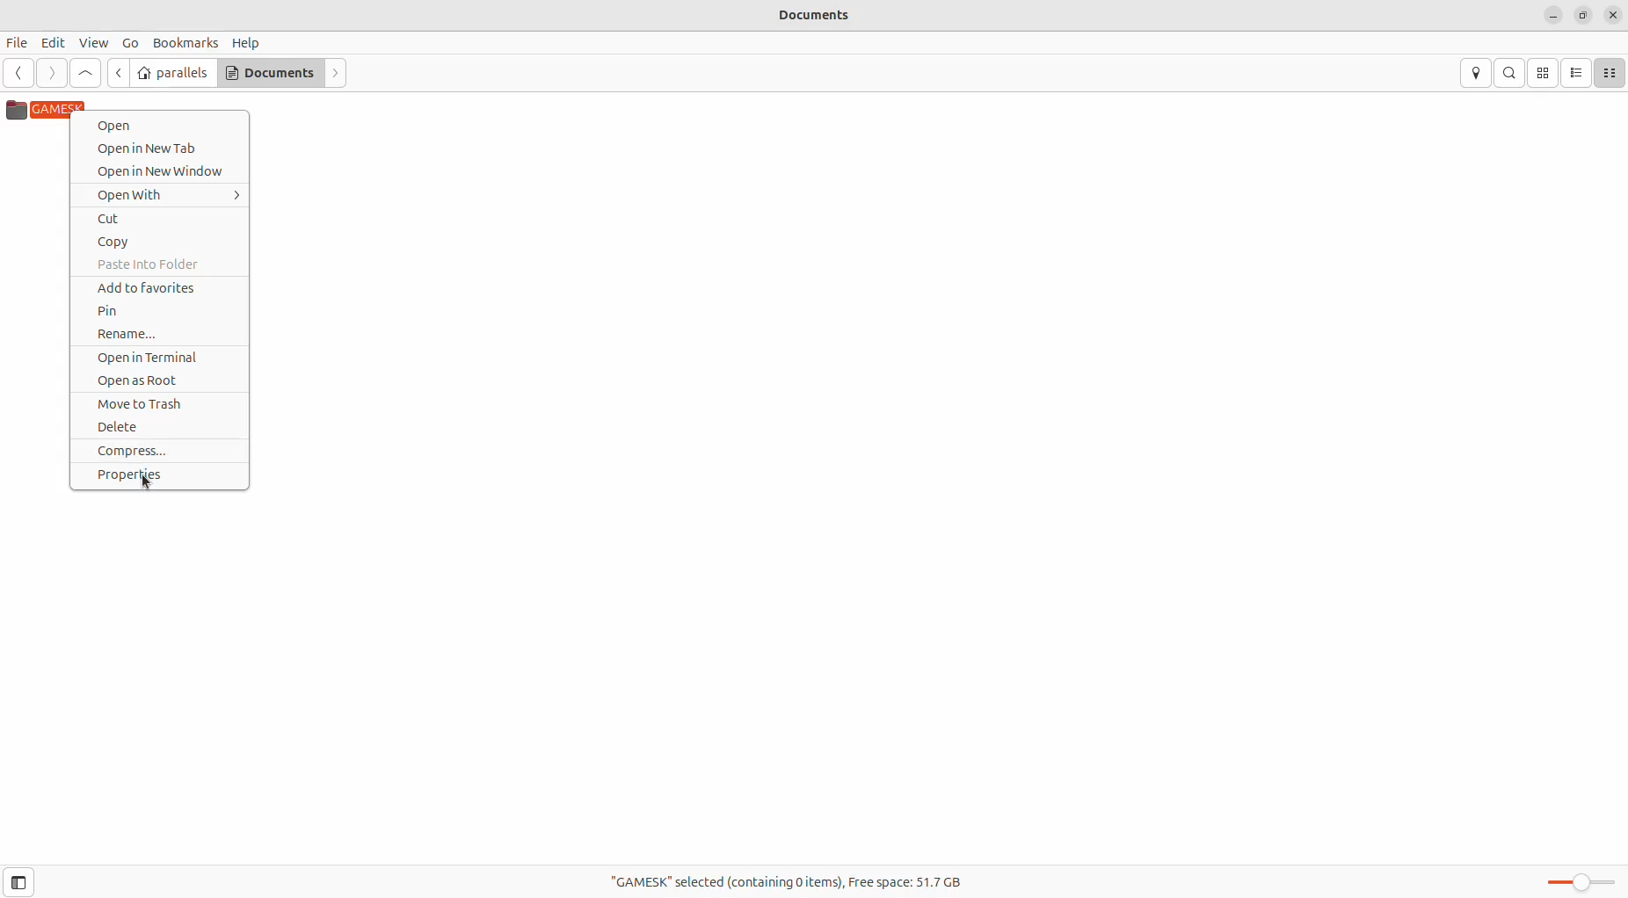 This screenshot has height=898, width=1628. I want to click on Zoom, so click(1570, 882).